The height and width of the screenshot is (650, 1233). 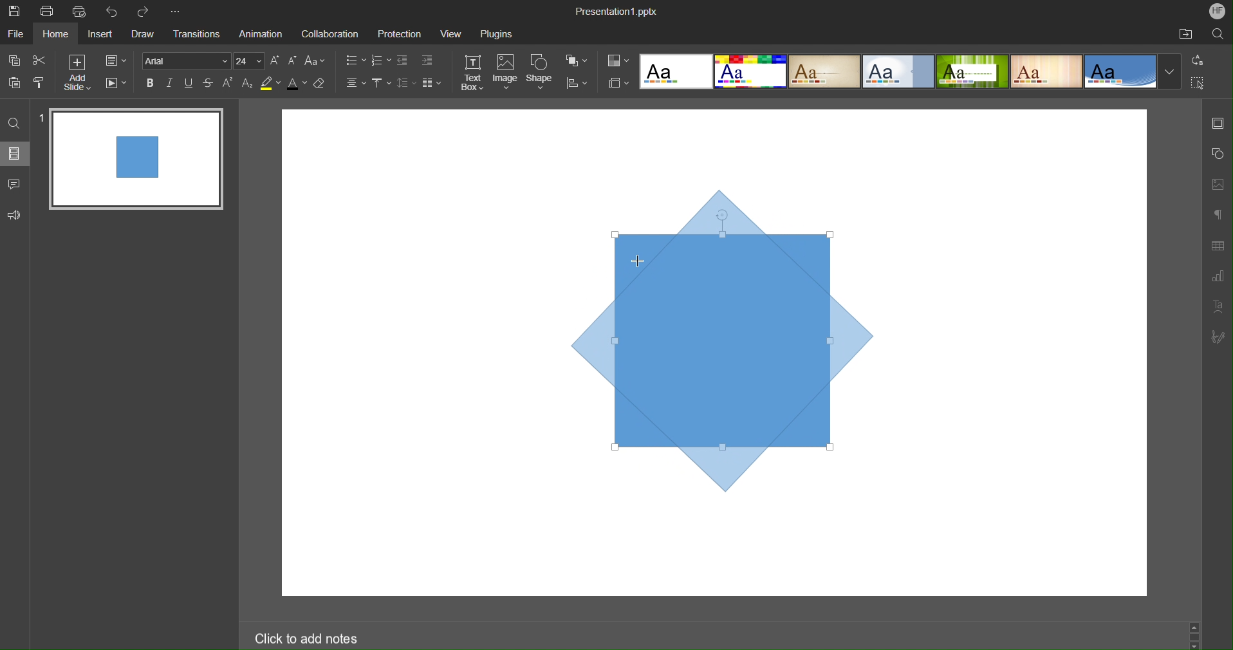 What do you see at coordinates (227, 84) in the screenshot?
I see `Superscript` at bounding box center [227, 84].